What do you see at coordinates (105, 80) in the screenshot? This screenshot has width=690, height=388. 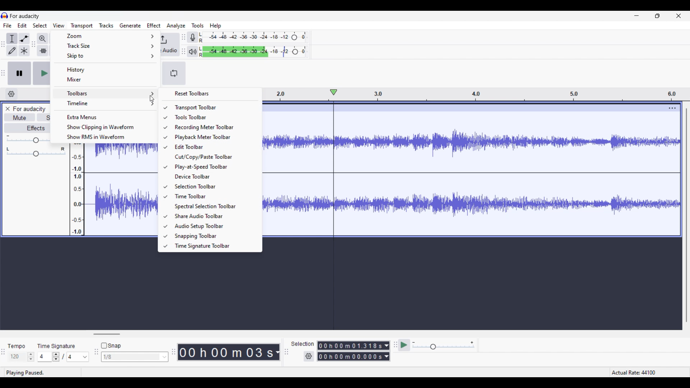 I see `Mixer` at bounding box center [105, 80].